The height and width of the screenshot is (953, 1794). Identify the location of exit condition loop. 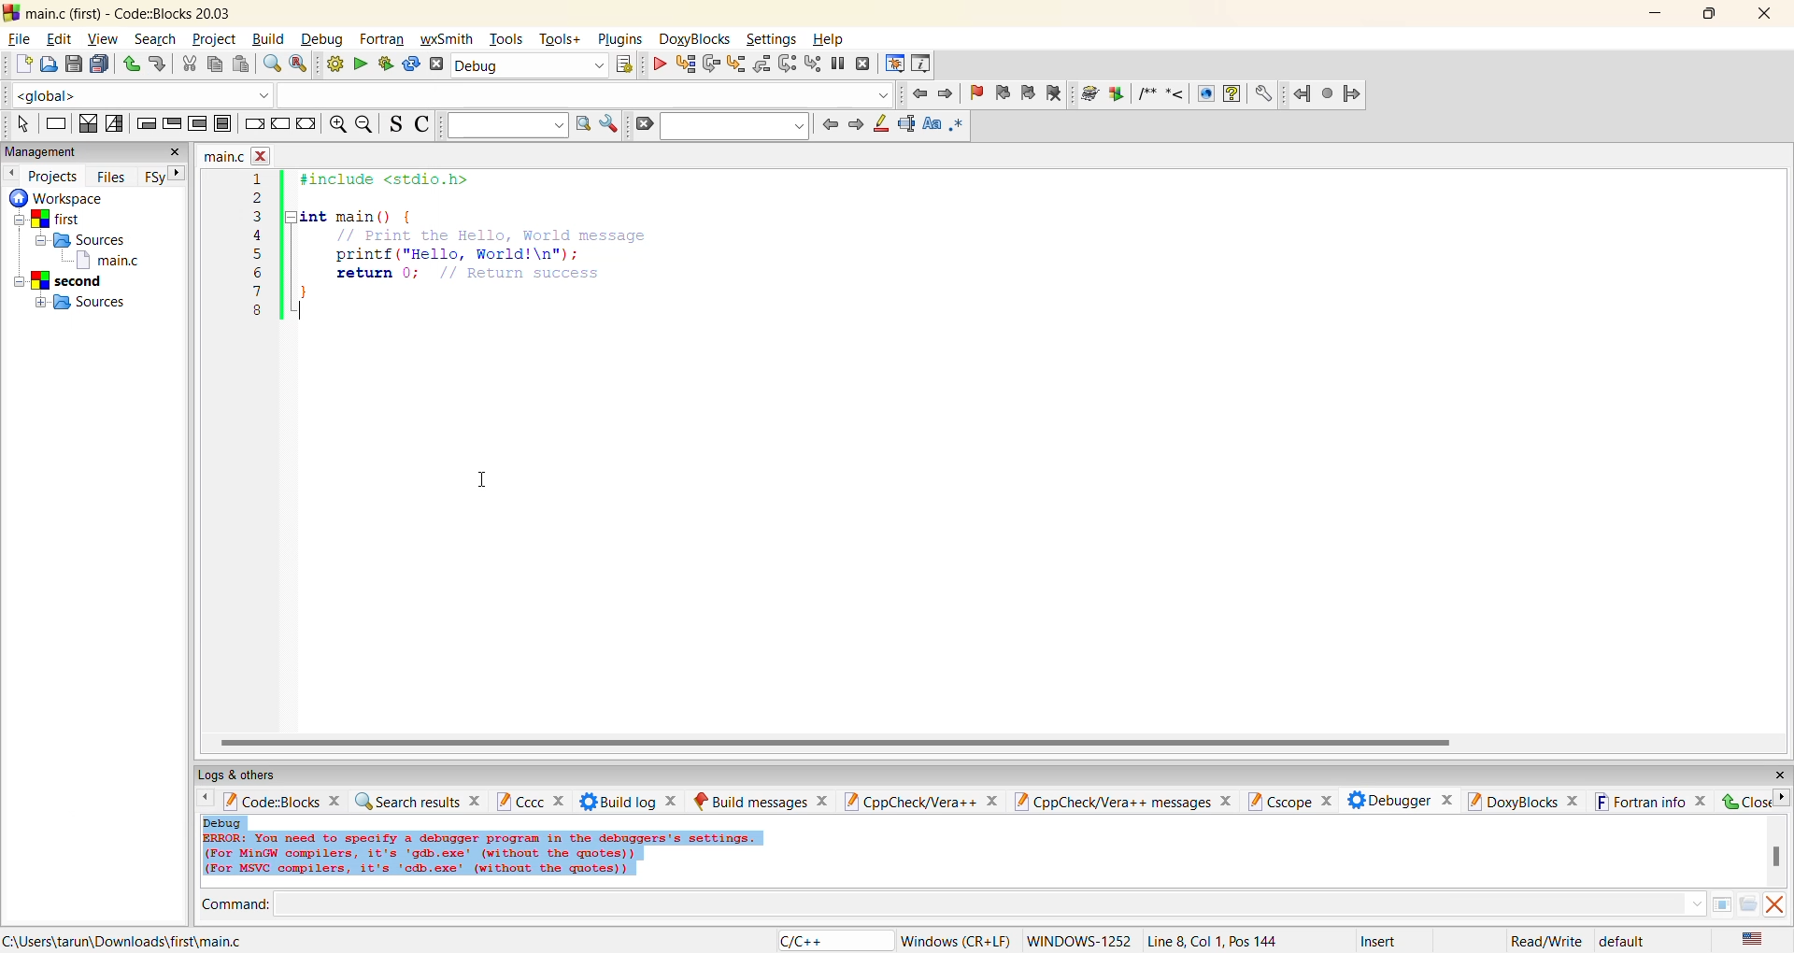
(173, 125).